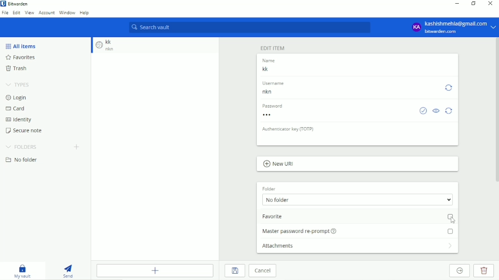  I want to click on entry Name, so click(272, 70).